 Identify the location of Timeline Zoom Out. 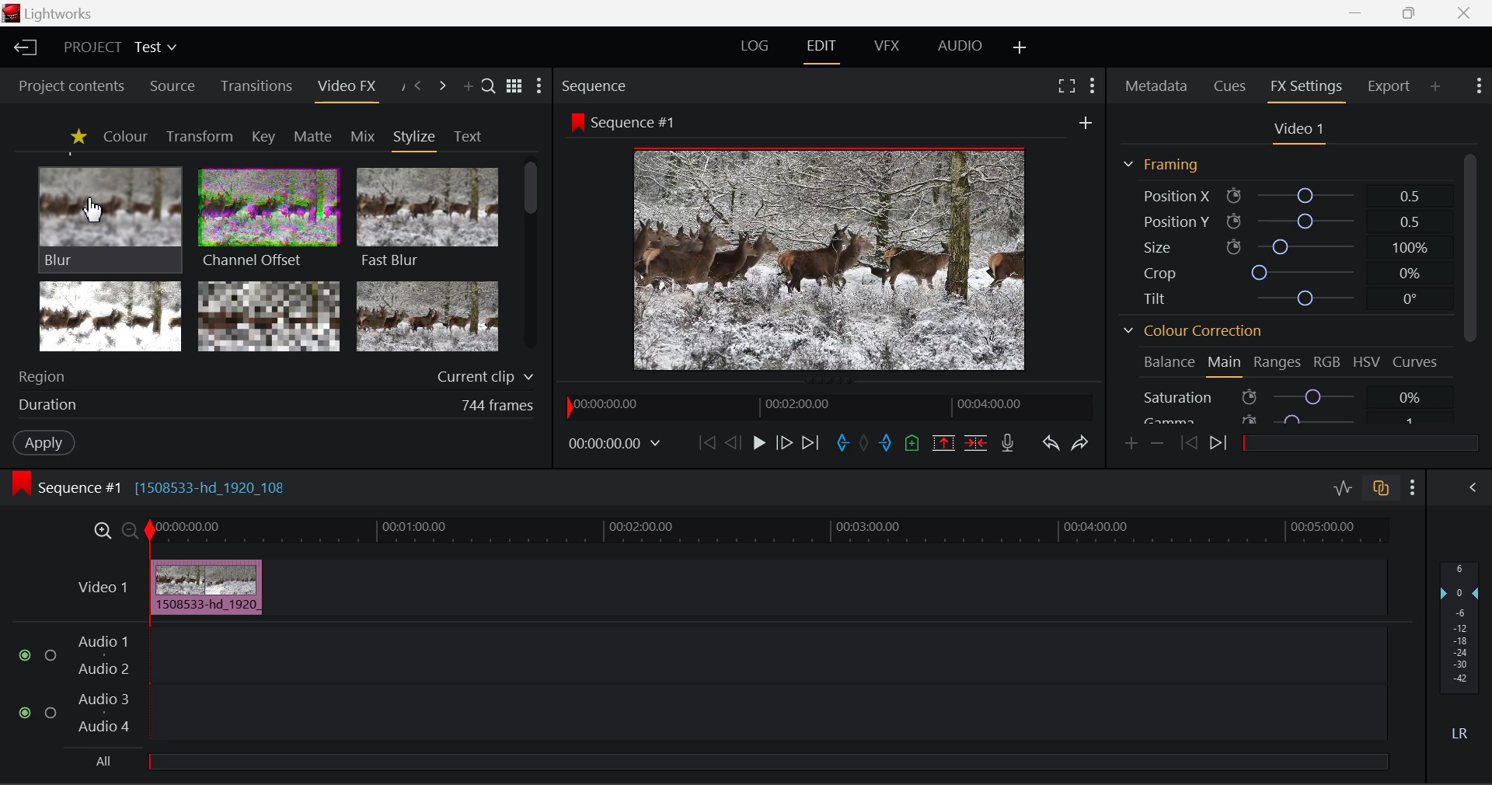
(129, 529).